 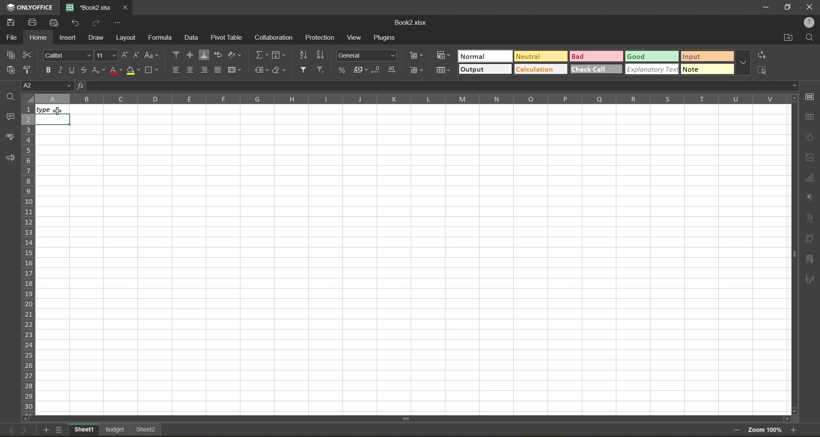 I want to click on remove cells, so click(x=416, y=70).